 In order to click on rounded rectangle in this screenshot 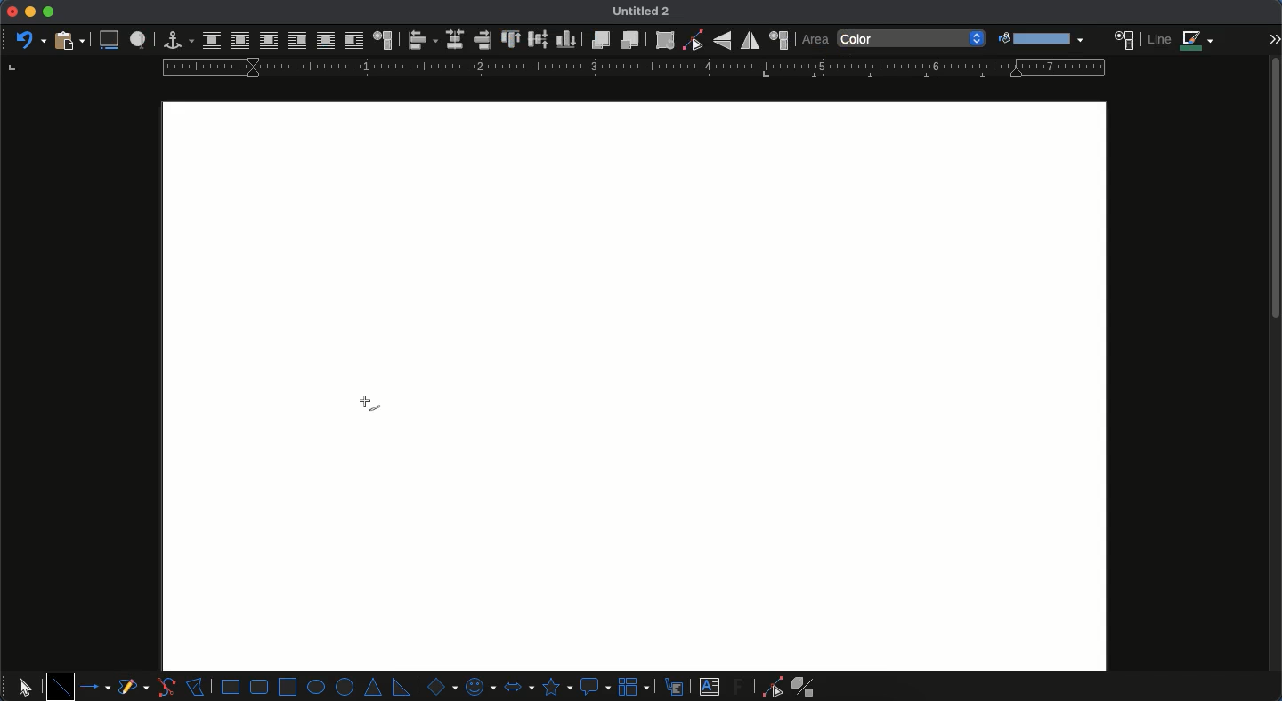, I will do `click(260, 687)`.